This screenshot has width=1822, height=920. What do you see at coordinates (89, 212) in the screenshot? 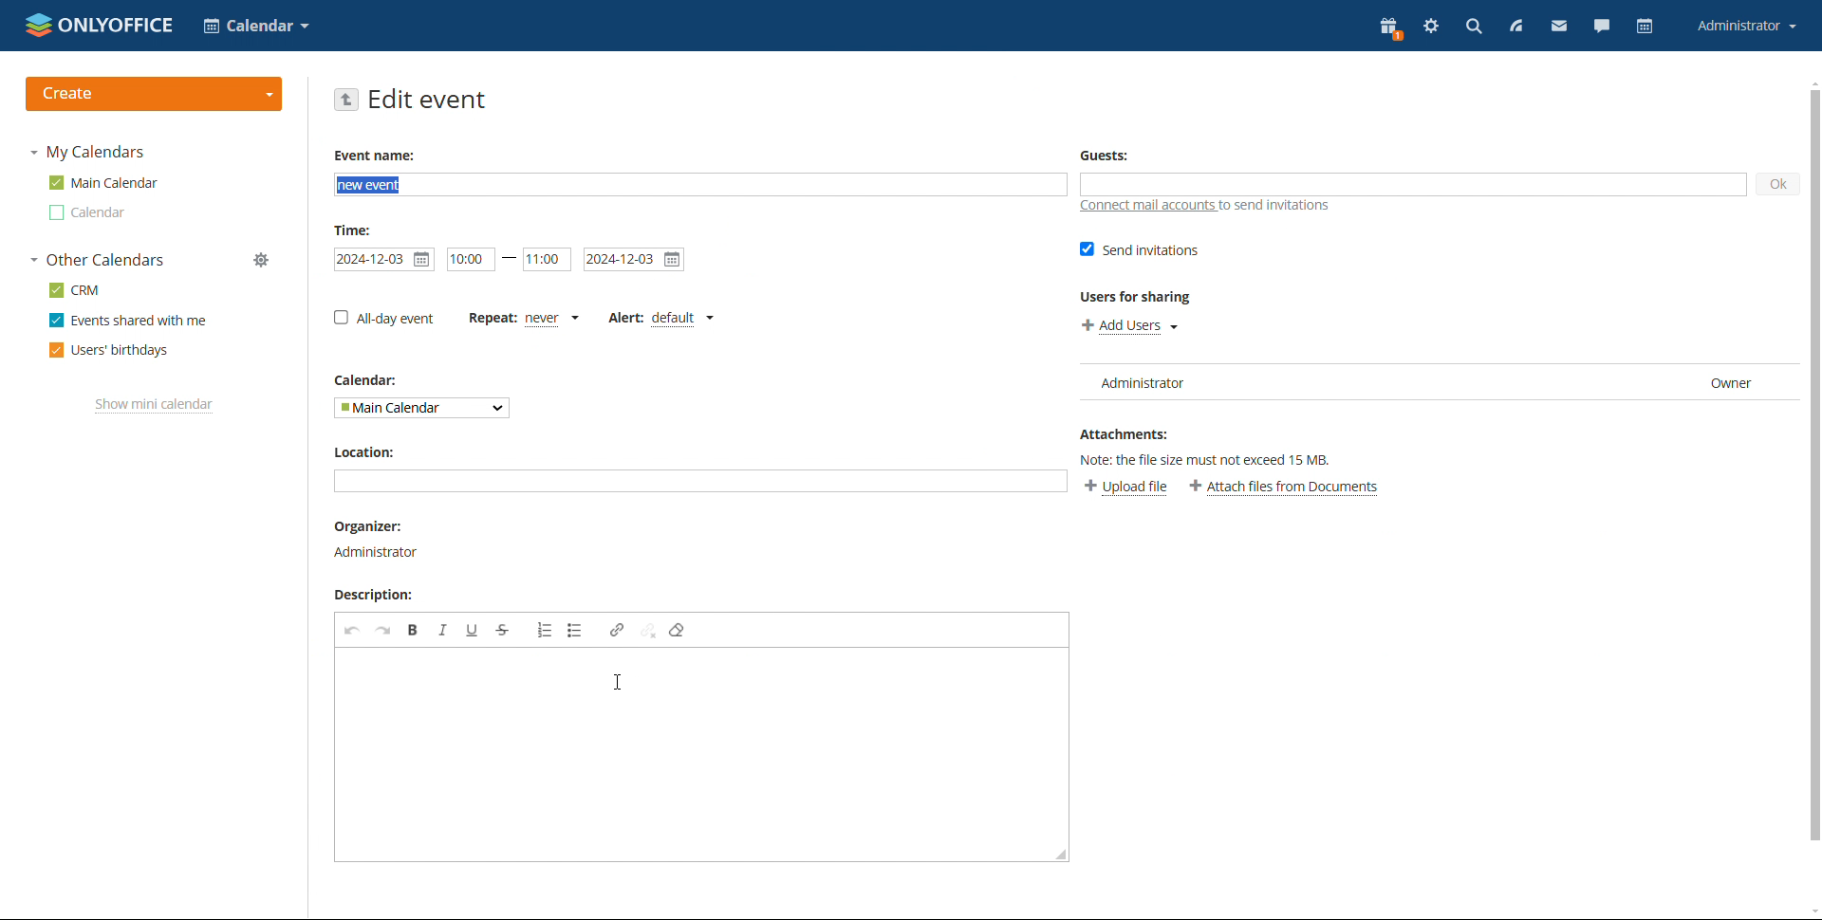
I see `other calendar` at bounding box center [89, 212].